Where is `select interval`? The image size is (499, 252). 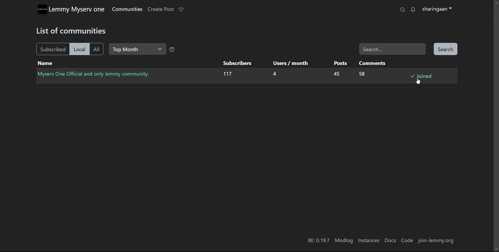
select interval is located at coordinates (137, 49).